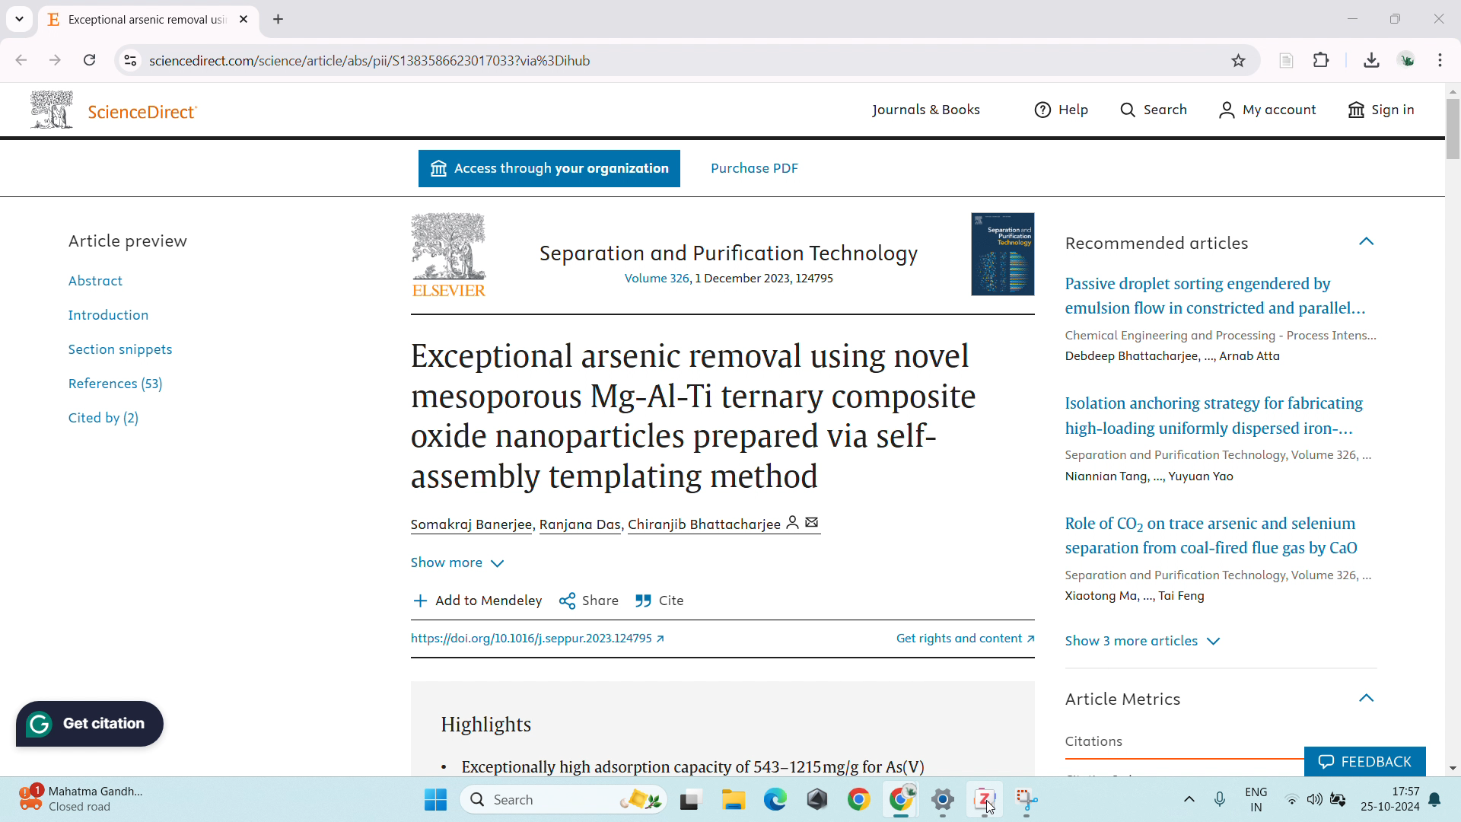  What do you see at coordinates (1369, 241) in the screenshot?
I see `Hide` at bounding box center [1369, 241].